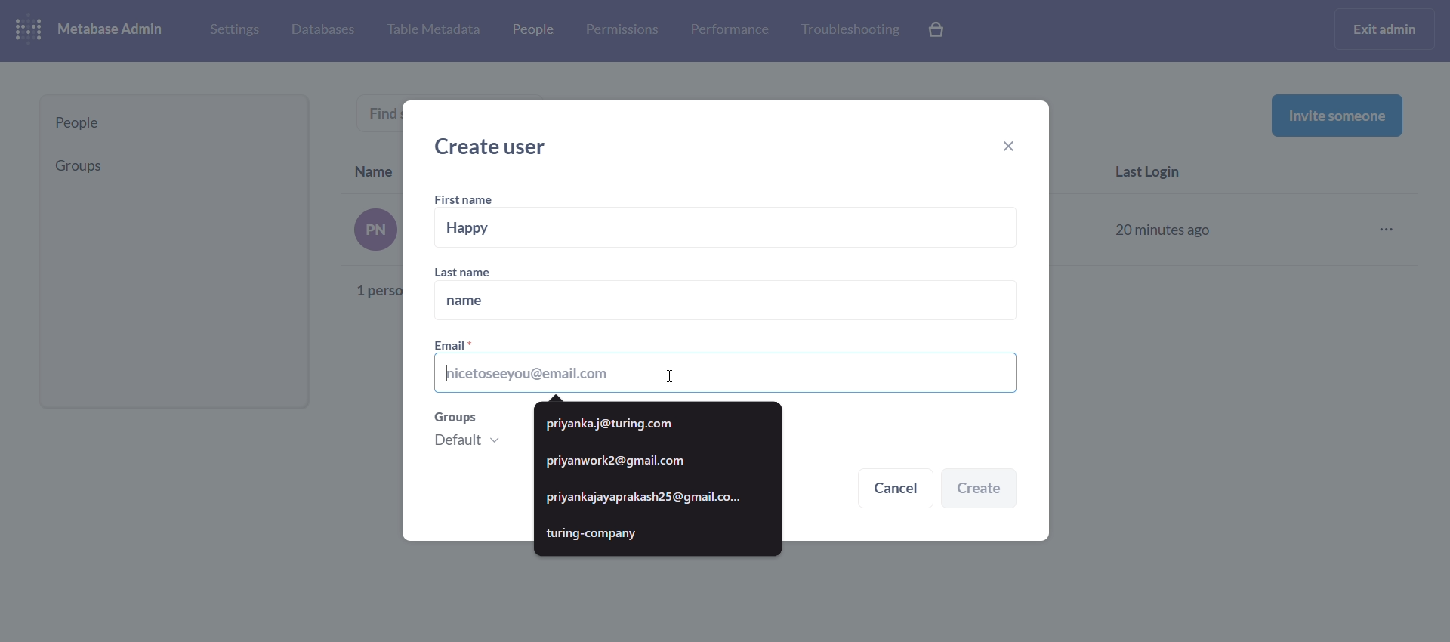  What do you see at coordinates (669, 375) in the screenshot?
I see `cursor` at bounding box center [669, 375].